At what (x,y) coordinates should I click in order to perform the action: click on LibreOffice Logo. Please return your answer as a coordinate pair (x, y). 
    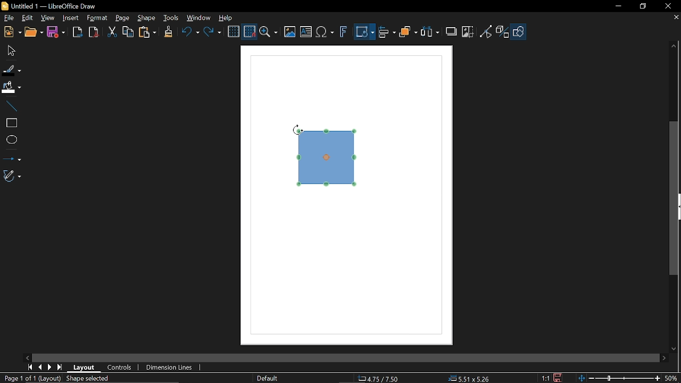
    Looking at the image, I should click on (5, 6).